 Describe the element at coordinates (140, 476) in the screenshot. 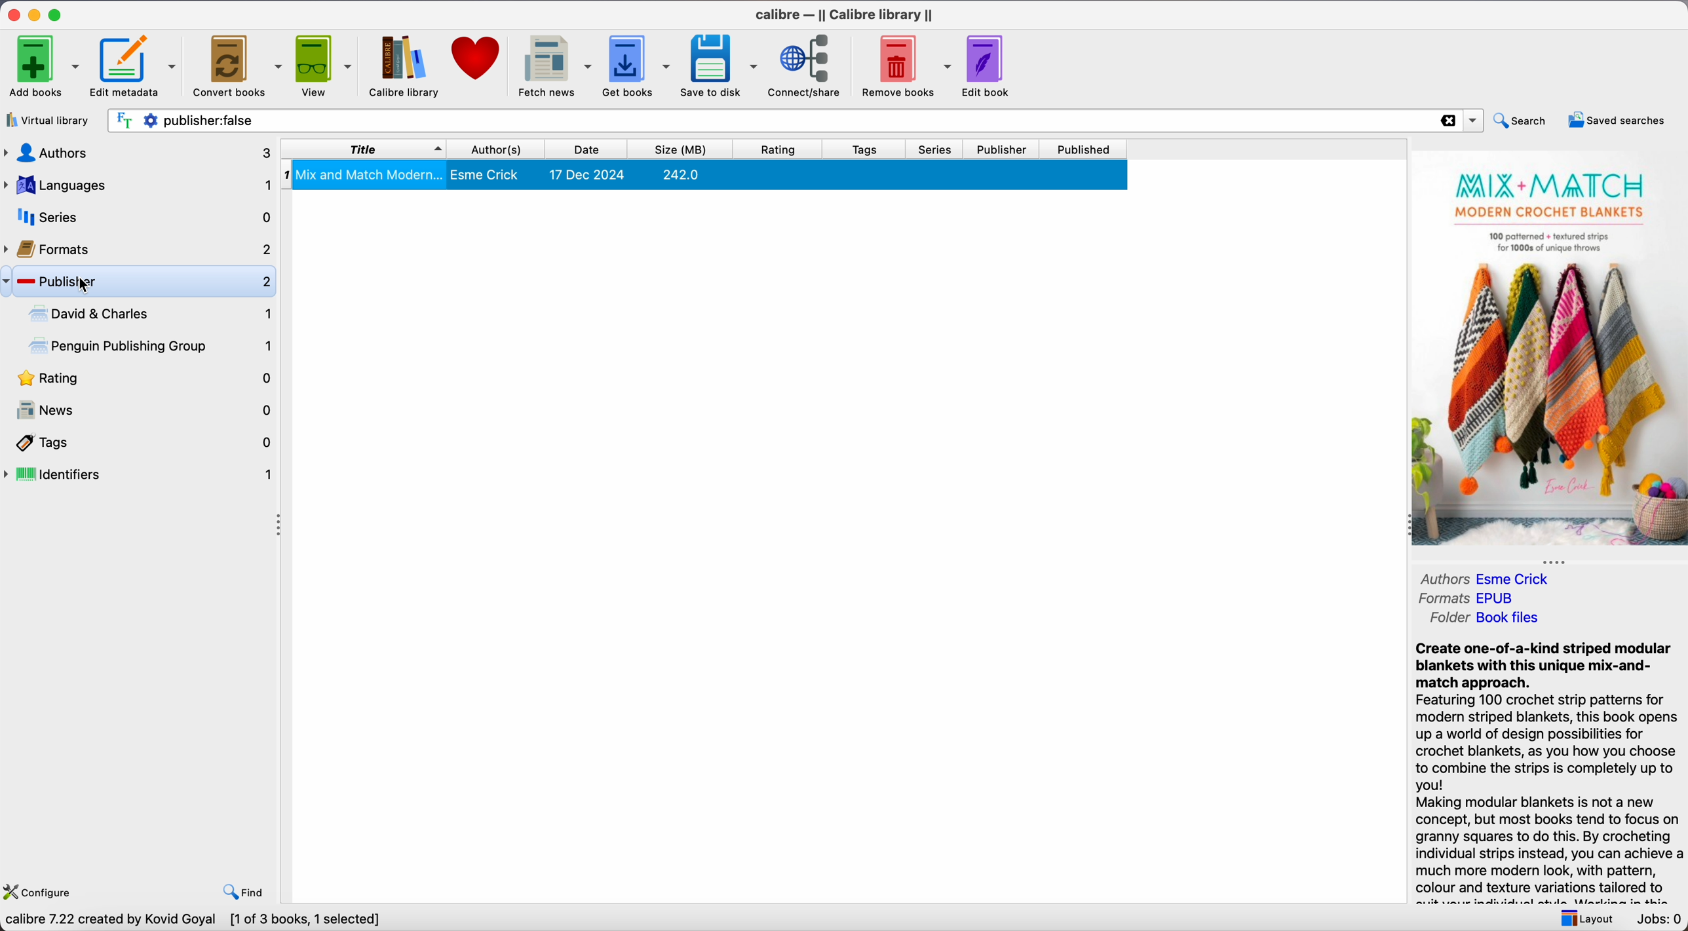

I see `identifiers` at that location.